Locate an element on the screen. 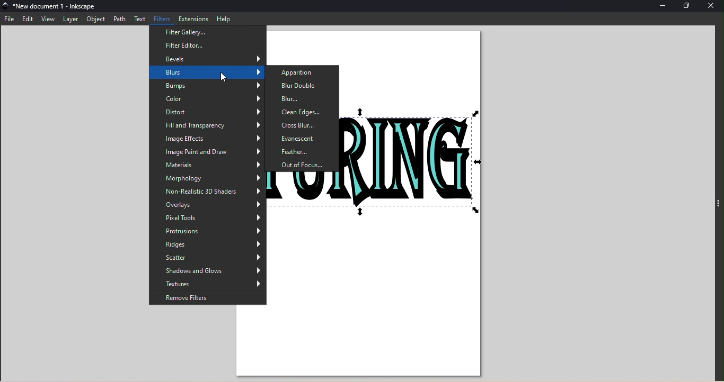  Cross blur... is located at coordinates (304, 126).